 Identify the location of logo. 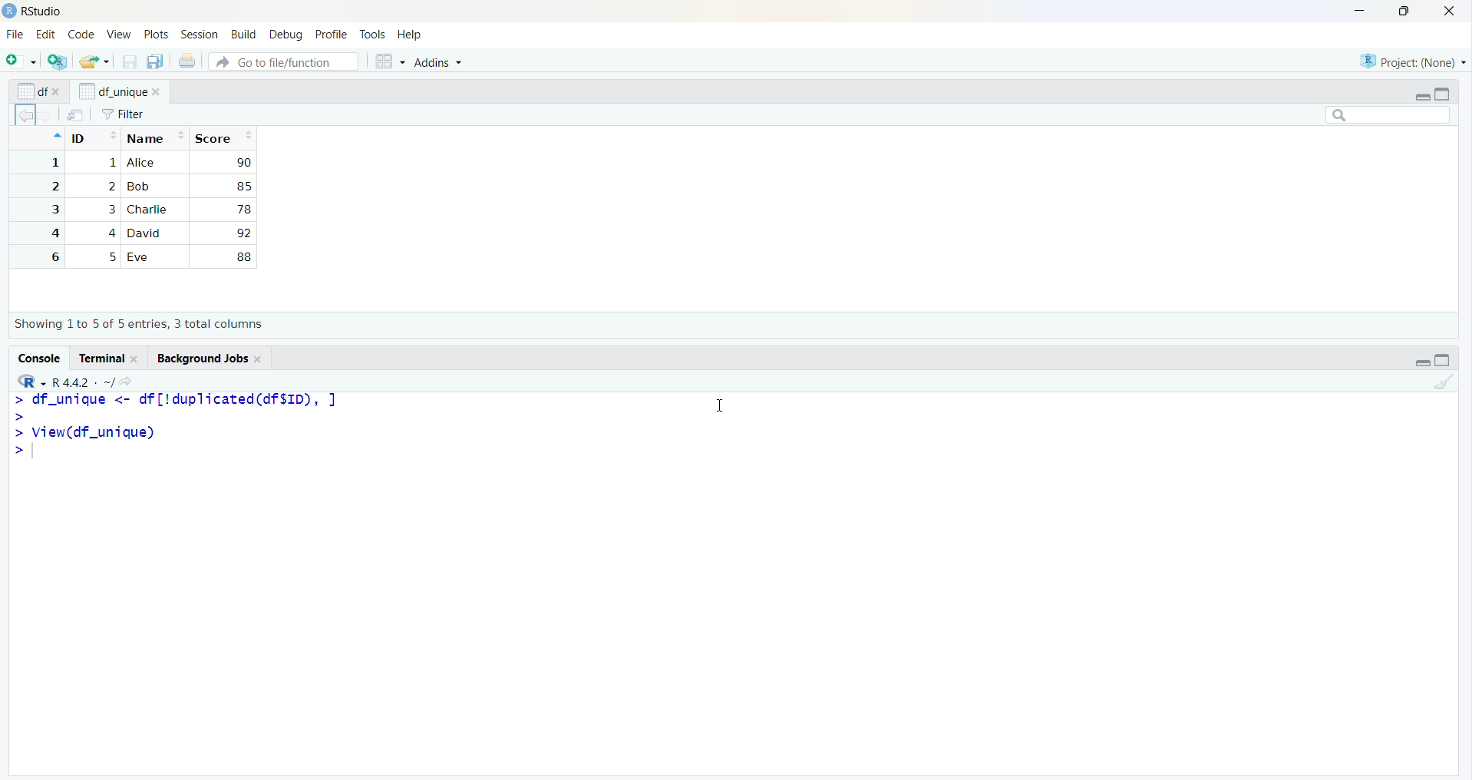
(9, 12).